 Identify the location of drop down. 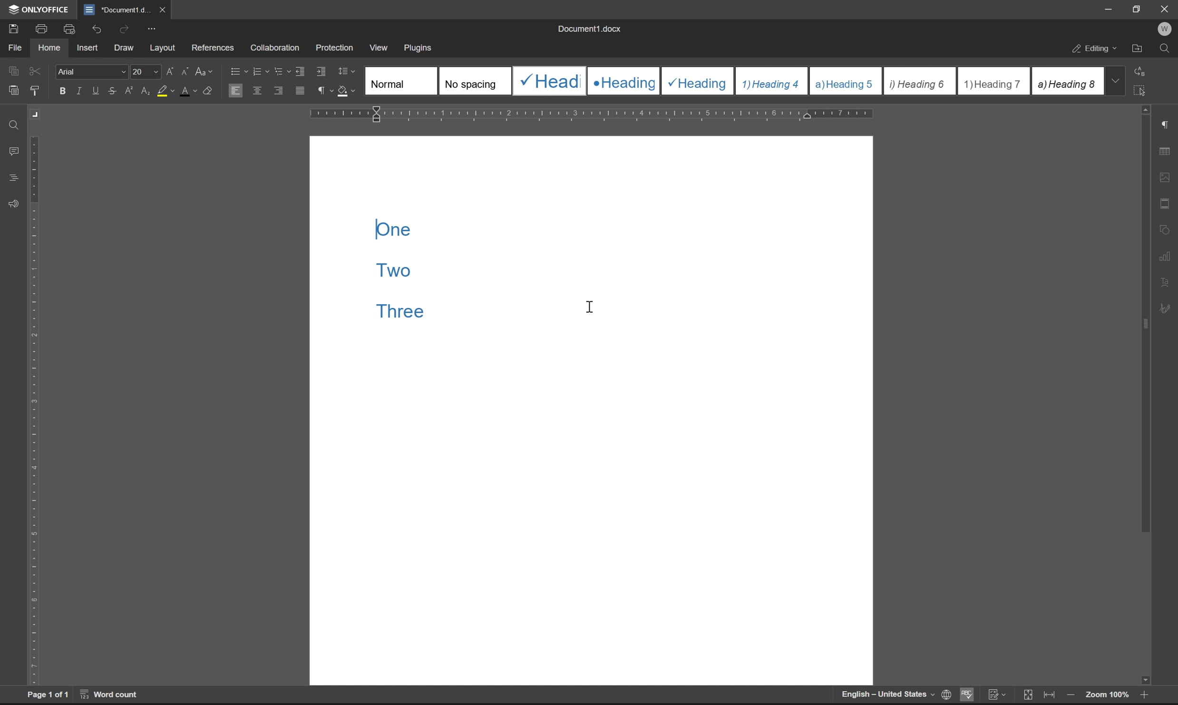
(1115, 80).